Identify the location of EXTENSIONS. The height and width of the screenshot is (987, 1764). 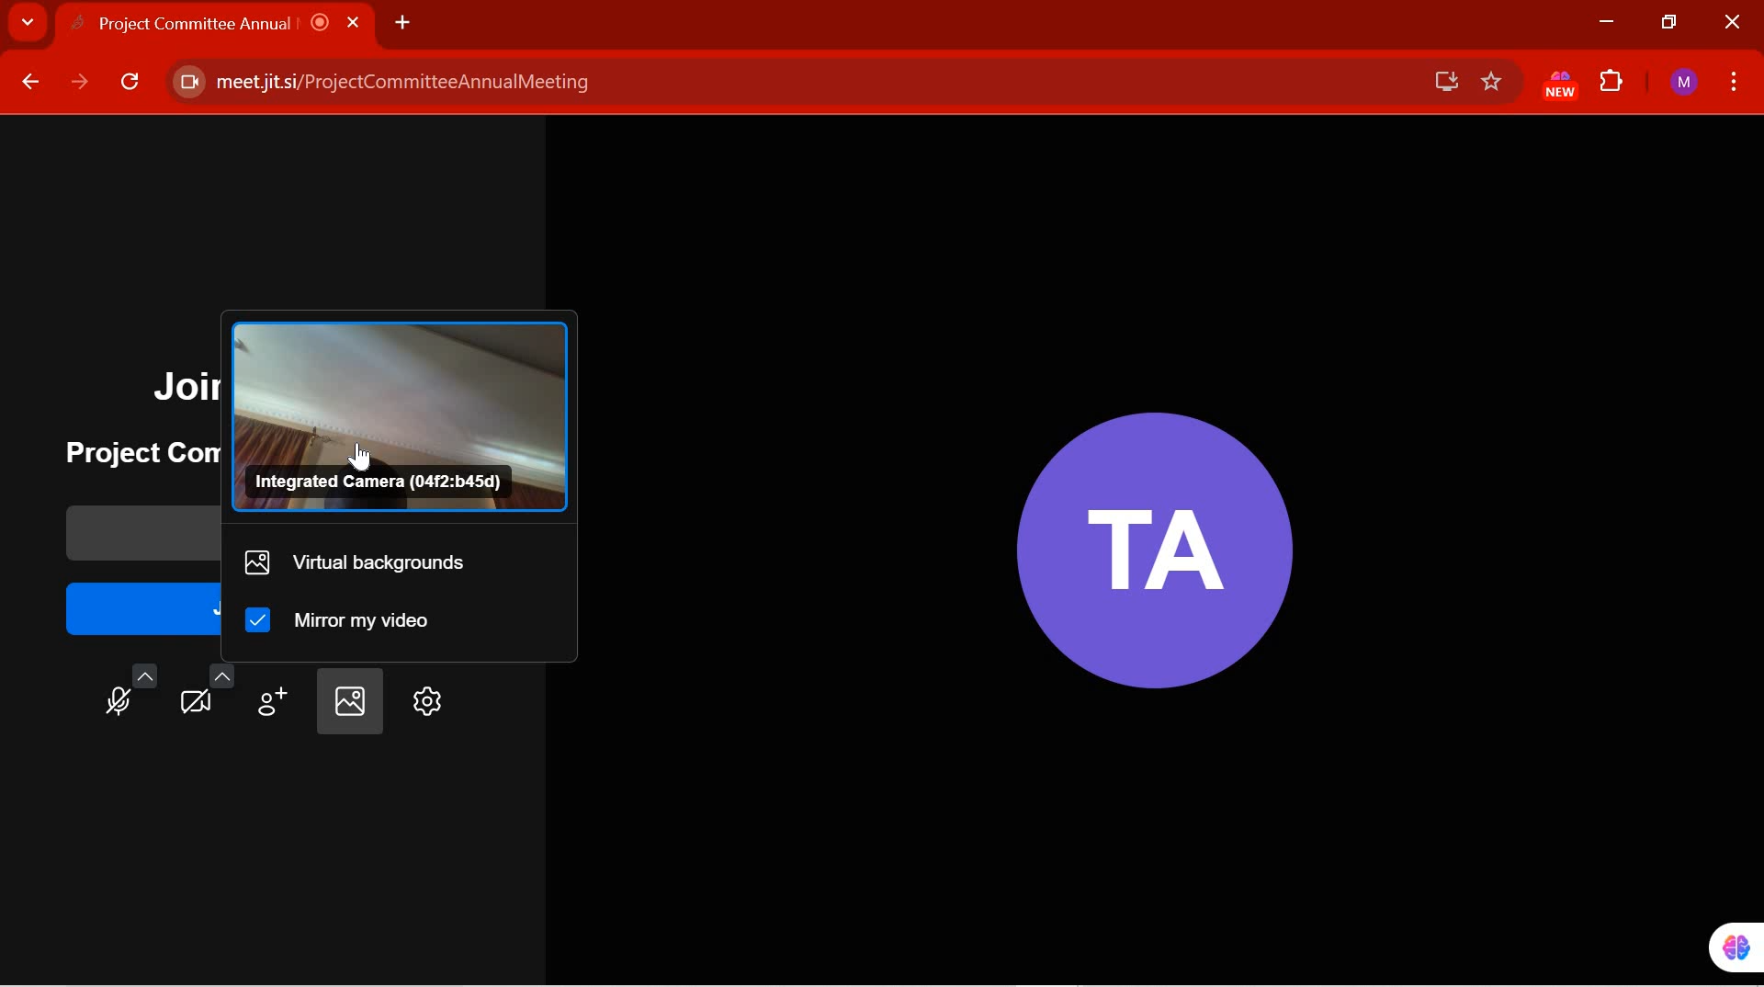
(1613, 84).